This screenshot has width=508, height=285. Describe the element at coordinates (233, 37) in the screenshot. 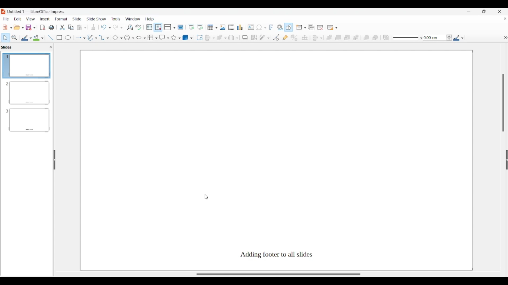

I see `Select at least 3 objects to distribute` at that location.